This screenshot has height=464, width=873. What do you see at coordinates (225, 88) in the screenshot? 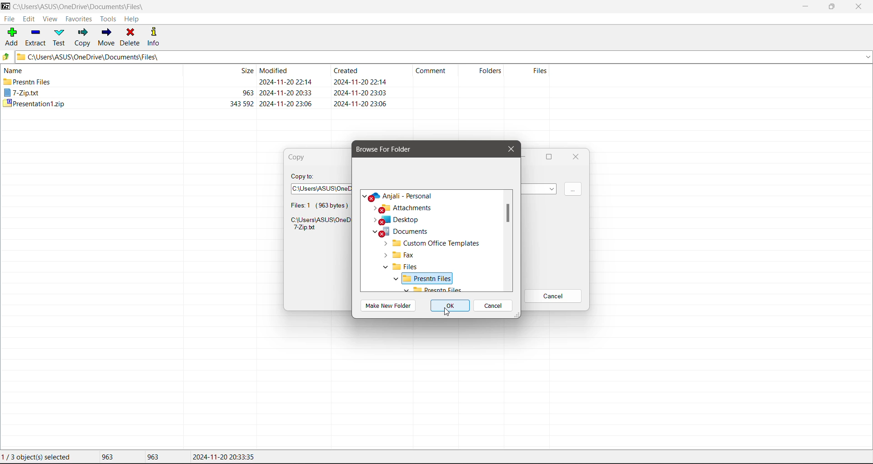
I see `File size` at bounding box center [225, 88].